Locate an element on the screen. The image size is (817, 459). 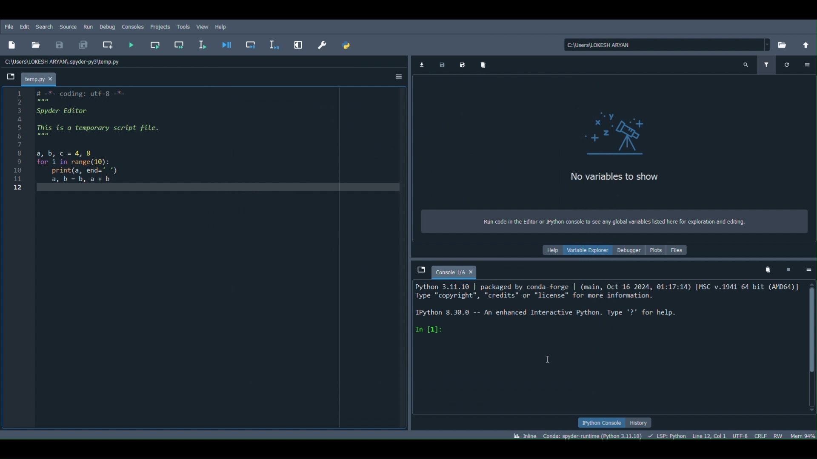
Interrupt kernel is located at coordinates (789, 270).